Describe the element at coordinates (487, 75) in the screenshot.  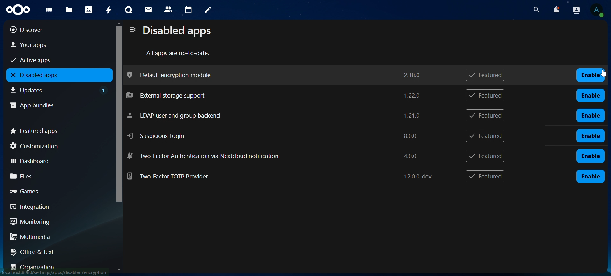
I see `featured` at that location.